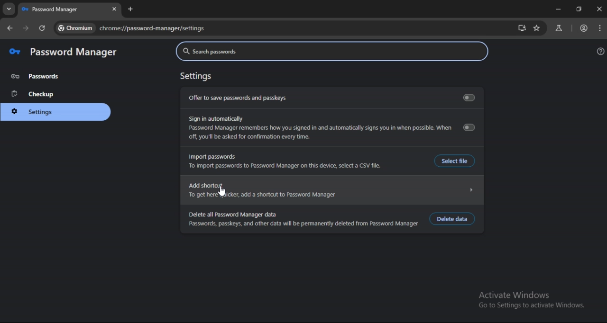 This screenshot has width=607, height=323. Describe the element at coordinates (451, 161) in the screenshot. I see `Select file` at that location.